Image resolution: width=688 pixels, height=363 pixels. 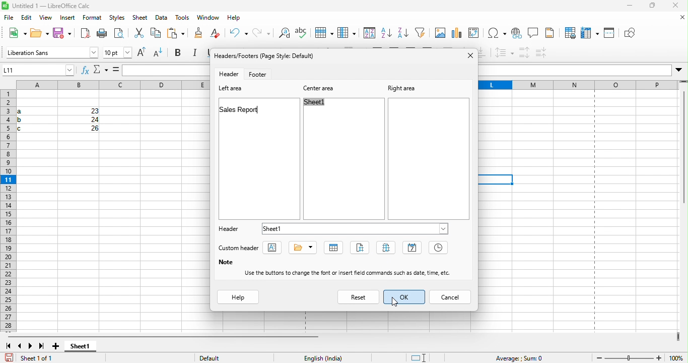 What do you see at coordinates (302, 33) in the screenshot?
I see `row` at bounding box center [302, 33].